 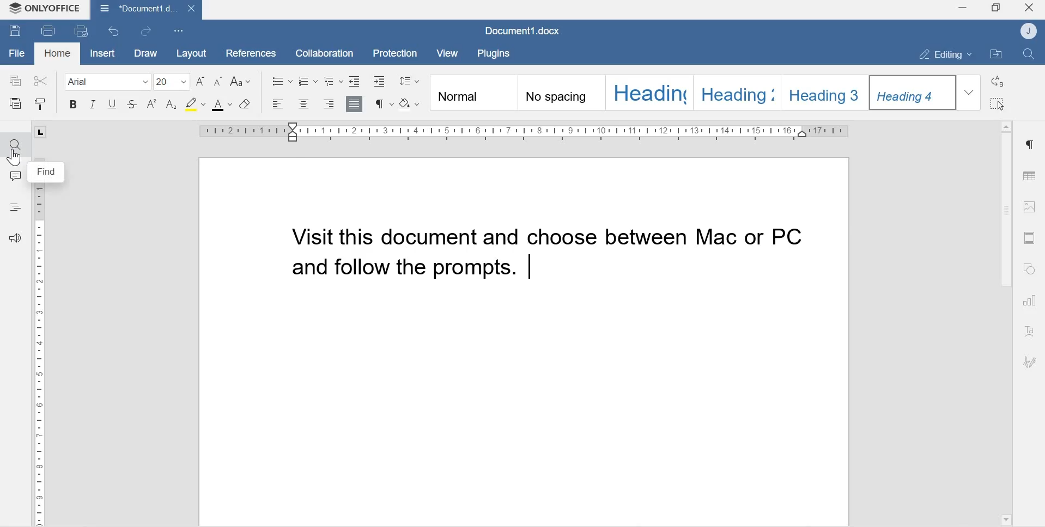 I want to click on Heading 3, so click(x=827, y=91).